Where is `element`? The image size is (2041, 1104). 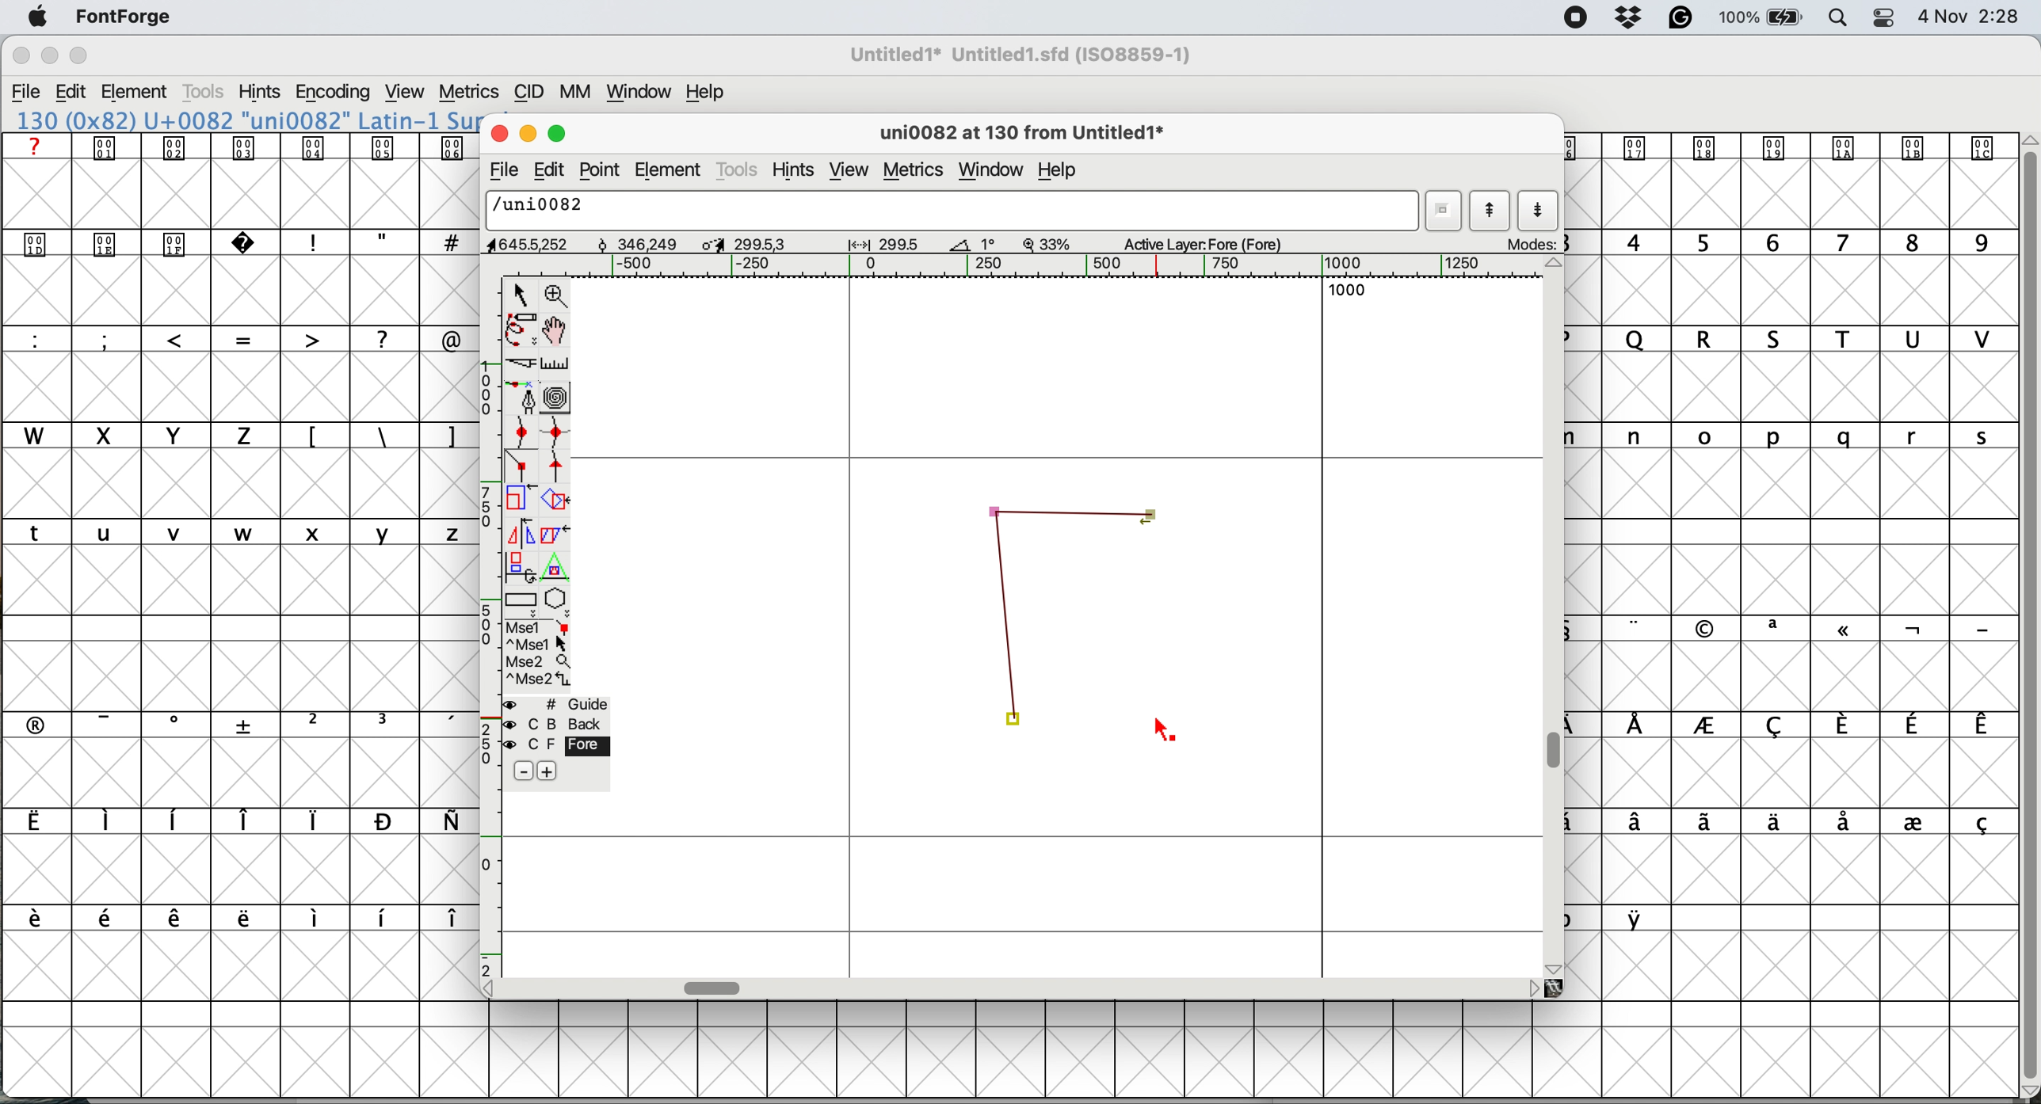
element is located at coordinates (136, 93).